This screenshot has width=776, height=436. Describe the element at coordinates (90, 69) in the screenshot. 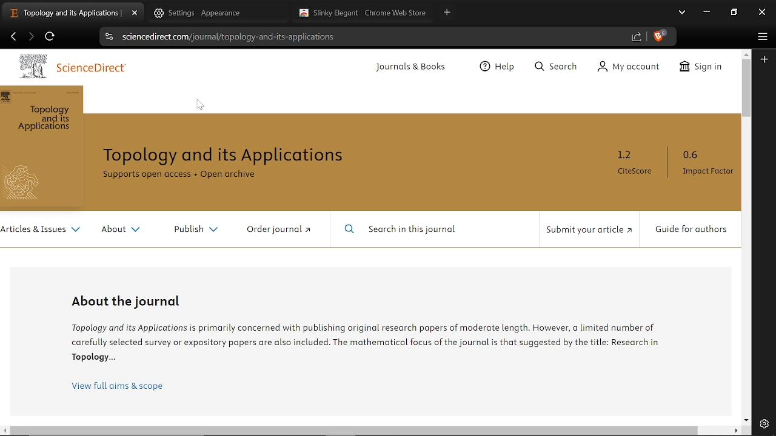

I see `ScienceDirect` at that location.